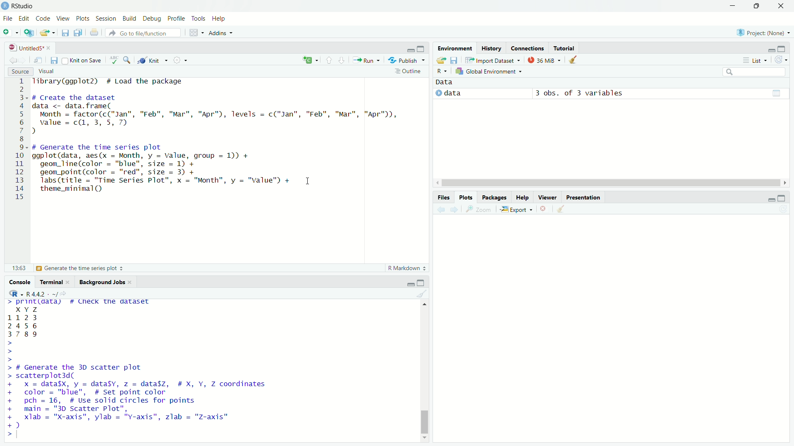  What do you see at coordinates (528, 48) in the screenshot?
I see `Connections` at bounding box center [528, 48].